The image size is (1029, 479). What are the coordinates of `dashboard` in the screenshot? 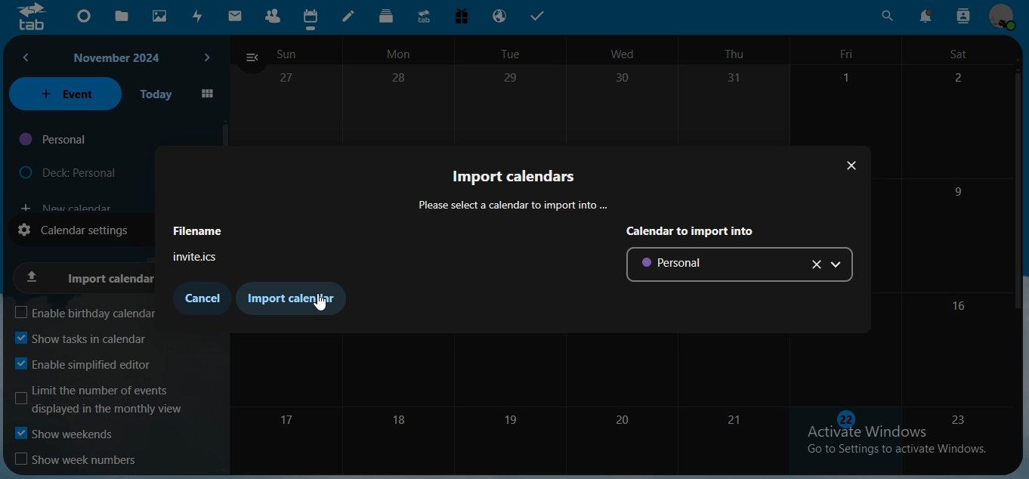 It's located at (87, 15).